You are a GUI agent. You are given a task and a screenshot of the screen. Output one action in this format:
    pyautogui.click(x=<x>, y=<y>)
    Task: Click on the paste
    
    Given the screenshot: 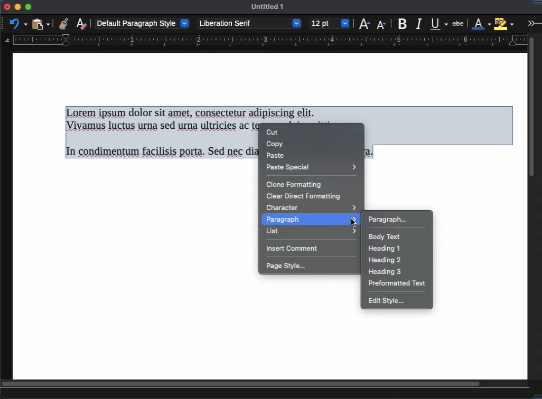 What is the action you would take?
    pyautogui.click(x=42, y=23)
    